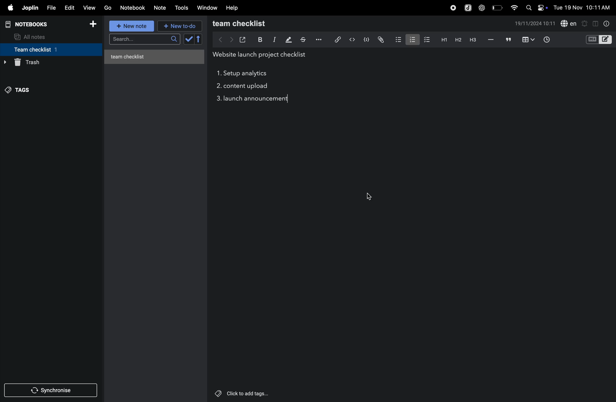 Image resolution: width=616 pixels, height=402 pixels. Describe the element at coordinates (249, 85) in the screenshot. I see `content upload` at that location.